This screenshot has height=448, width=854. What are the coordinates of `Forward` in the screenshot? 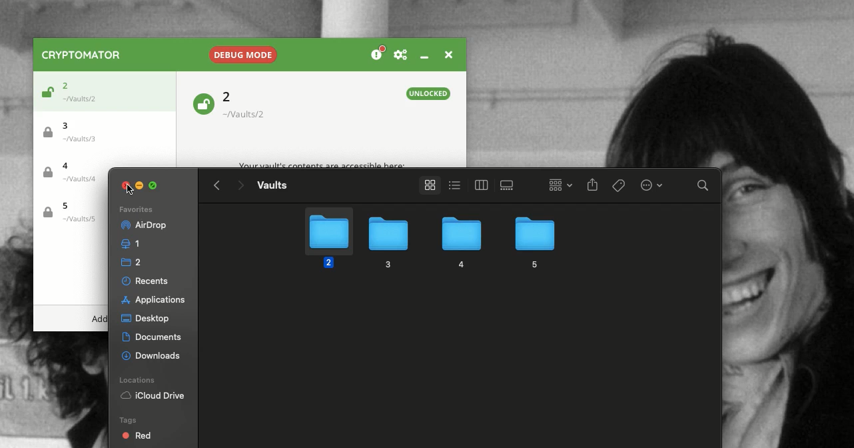 It's located at (240, 187).